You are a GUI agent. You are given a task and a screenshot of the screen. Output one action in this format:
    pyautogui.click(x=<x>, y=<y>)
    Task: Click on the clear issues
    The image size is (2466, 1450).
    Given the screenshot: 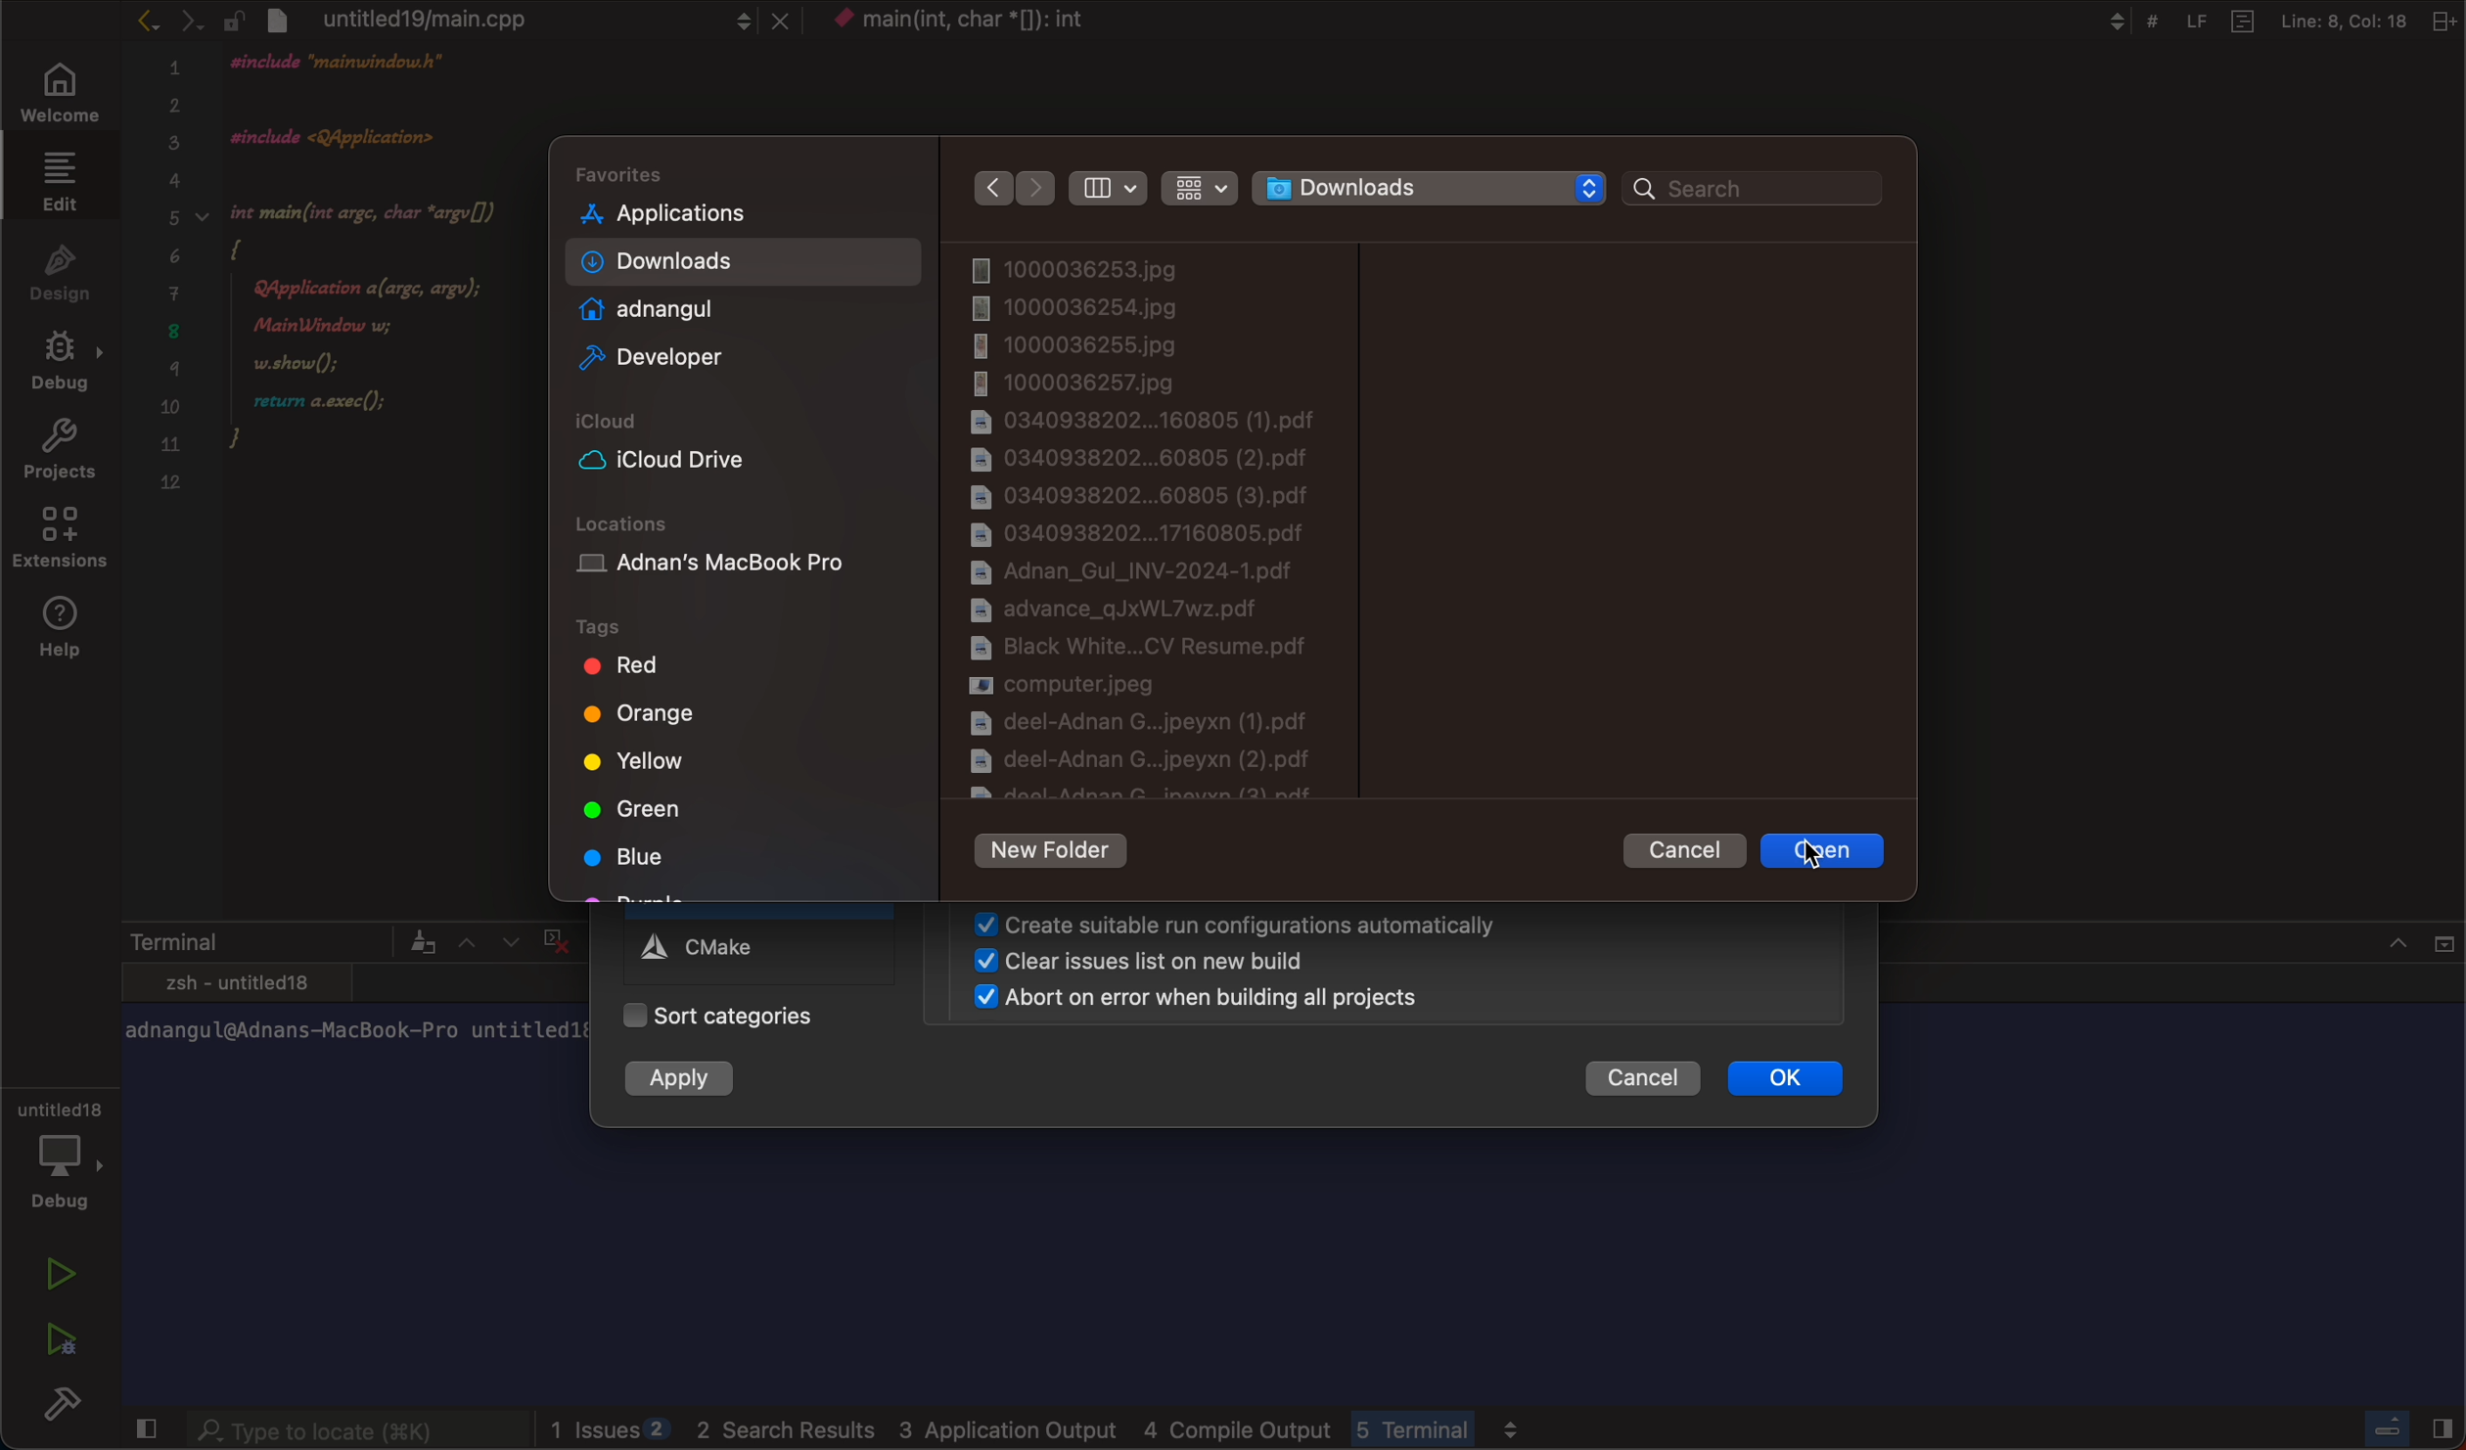 What is the action you would take?
    pyautogui.click(x=1138, y=964)
    